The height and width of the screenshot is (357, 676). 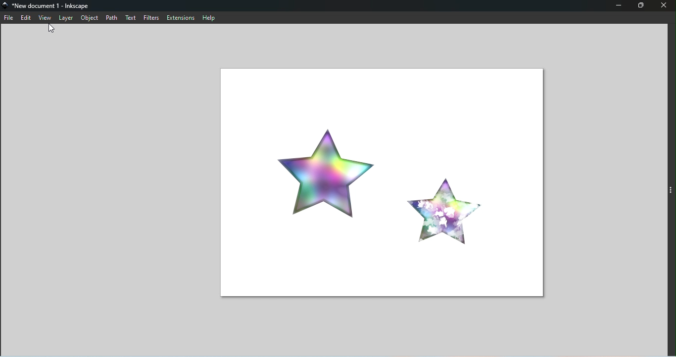 What do you see at coordinates (643, 6) in the screenshot?
I see `Maximize` at bounding box center [643, 6].